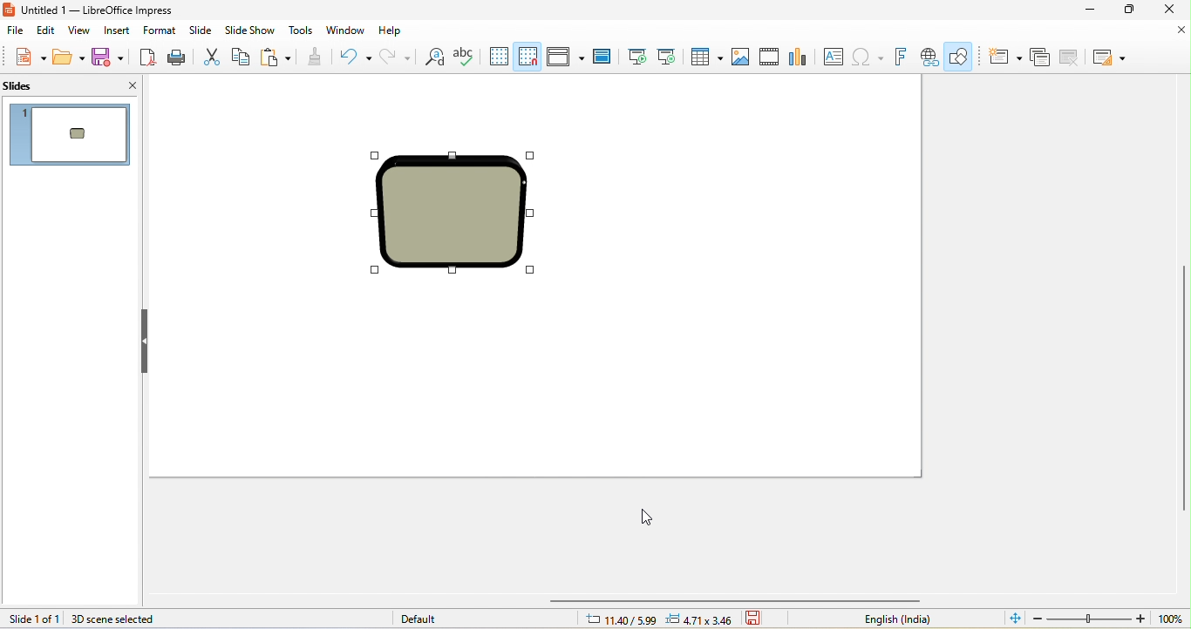 The width and height of the screenshot is (1191, 629). I want to click on vertical scroll bar, so click(1183, 389).